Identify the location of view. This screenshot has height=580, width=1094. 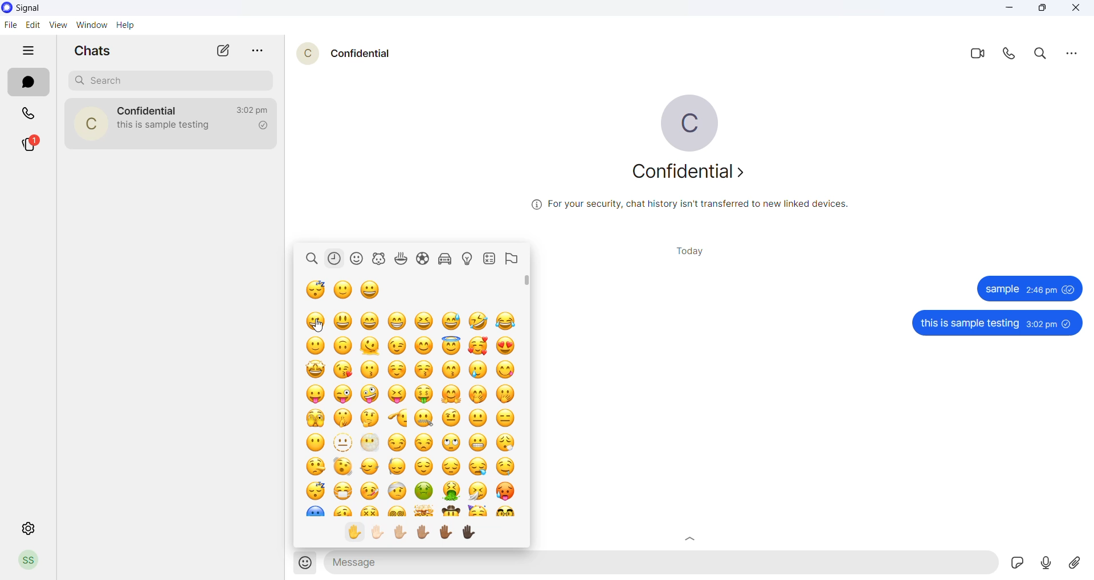
(61, 24).